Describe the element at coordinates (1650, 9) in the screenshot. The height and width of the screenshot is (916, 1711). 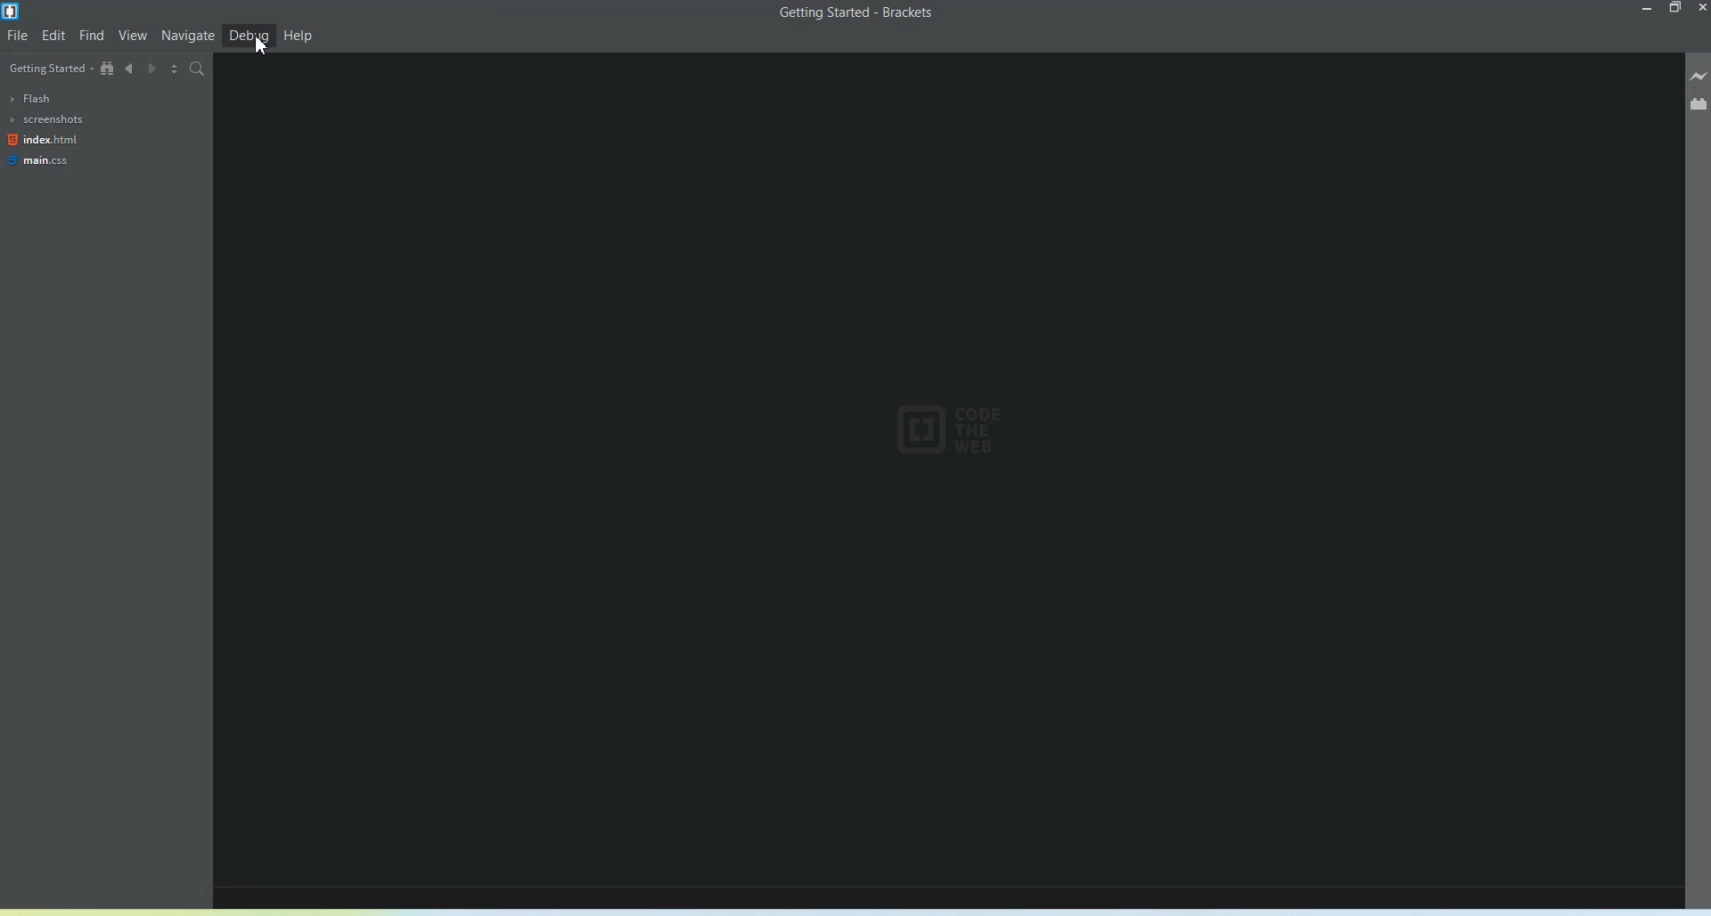
I see `Minimize` at that location.